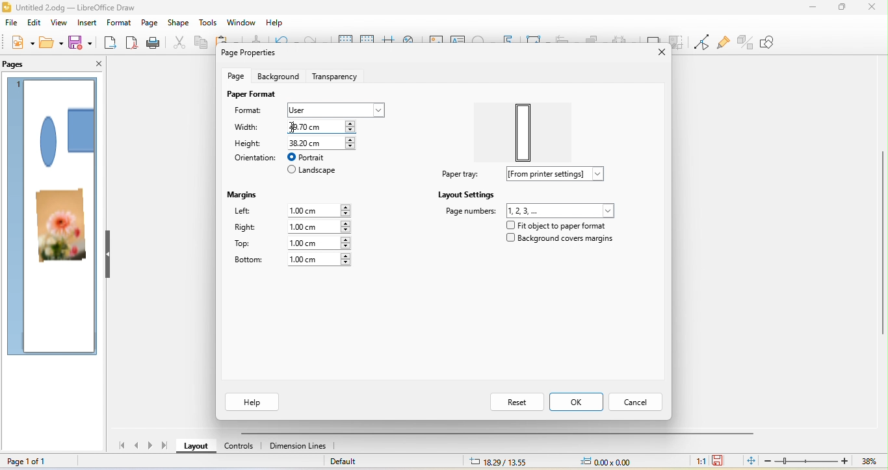 This screenshot has width=888, height=470. Describe the element at coordinates (65, 136) in the screenshot. I see `shape` at that location.